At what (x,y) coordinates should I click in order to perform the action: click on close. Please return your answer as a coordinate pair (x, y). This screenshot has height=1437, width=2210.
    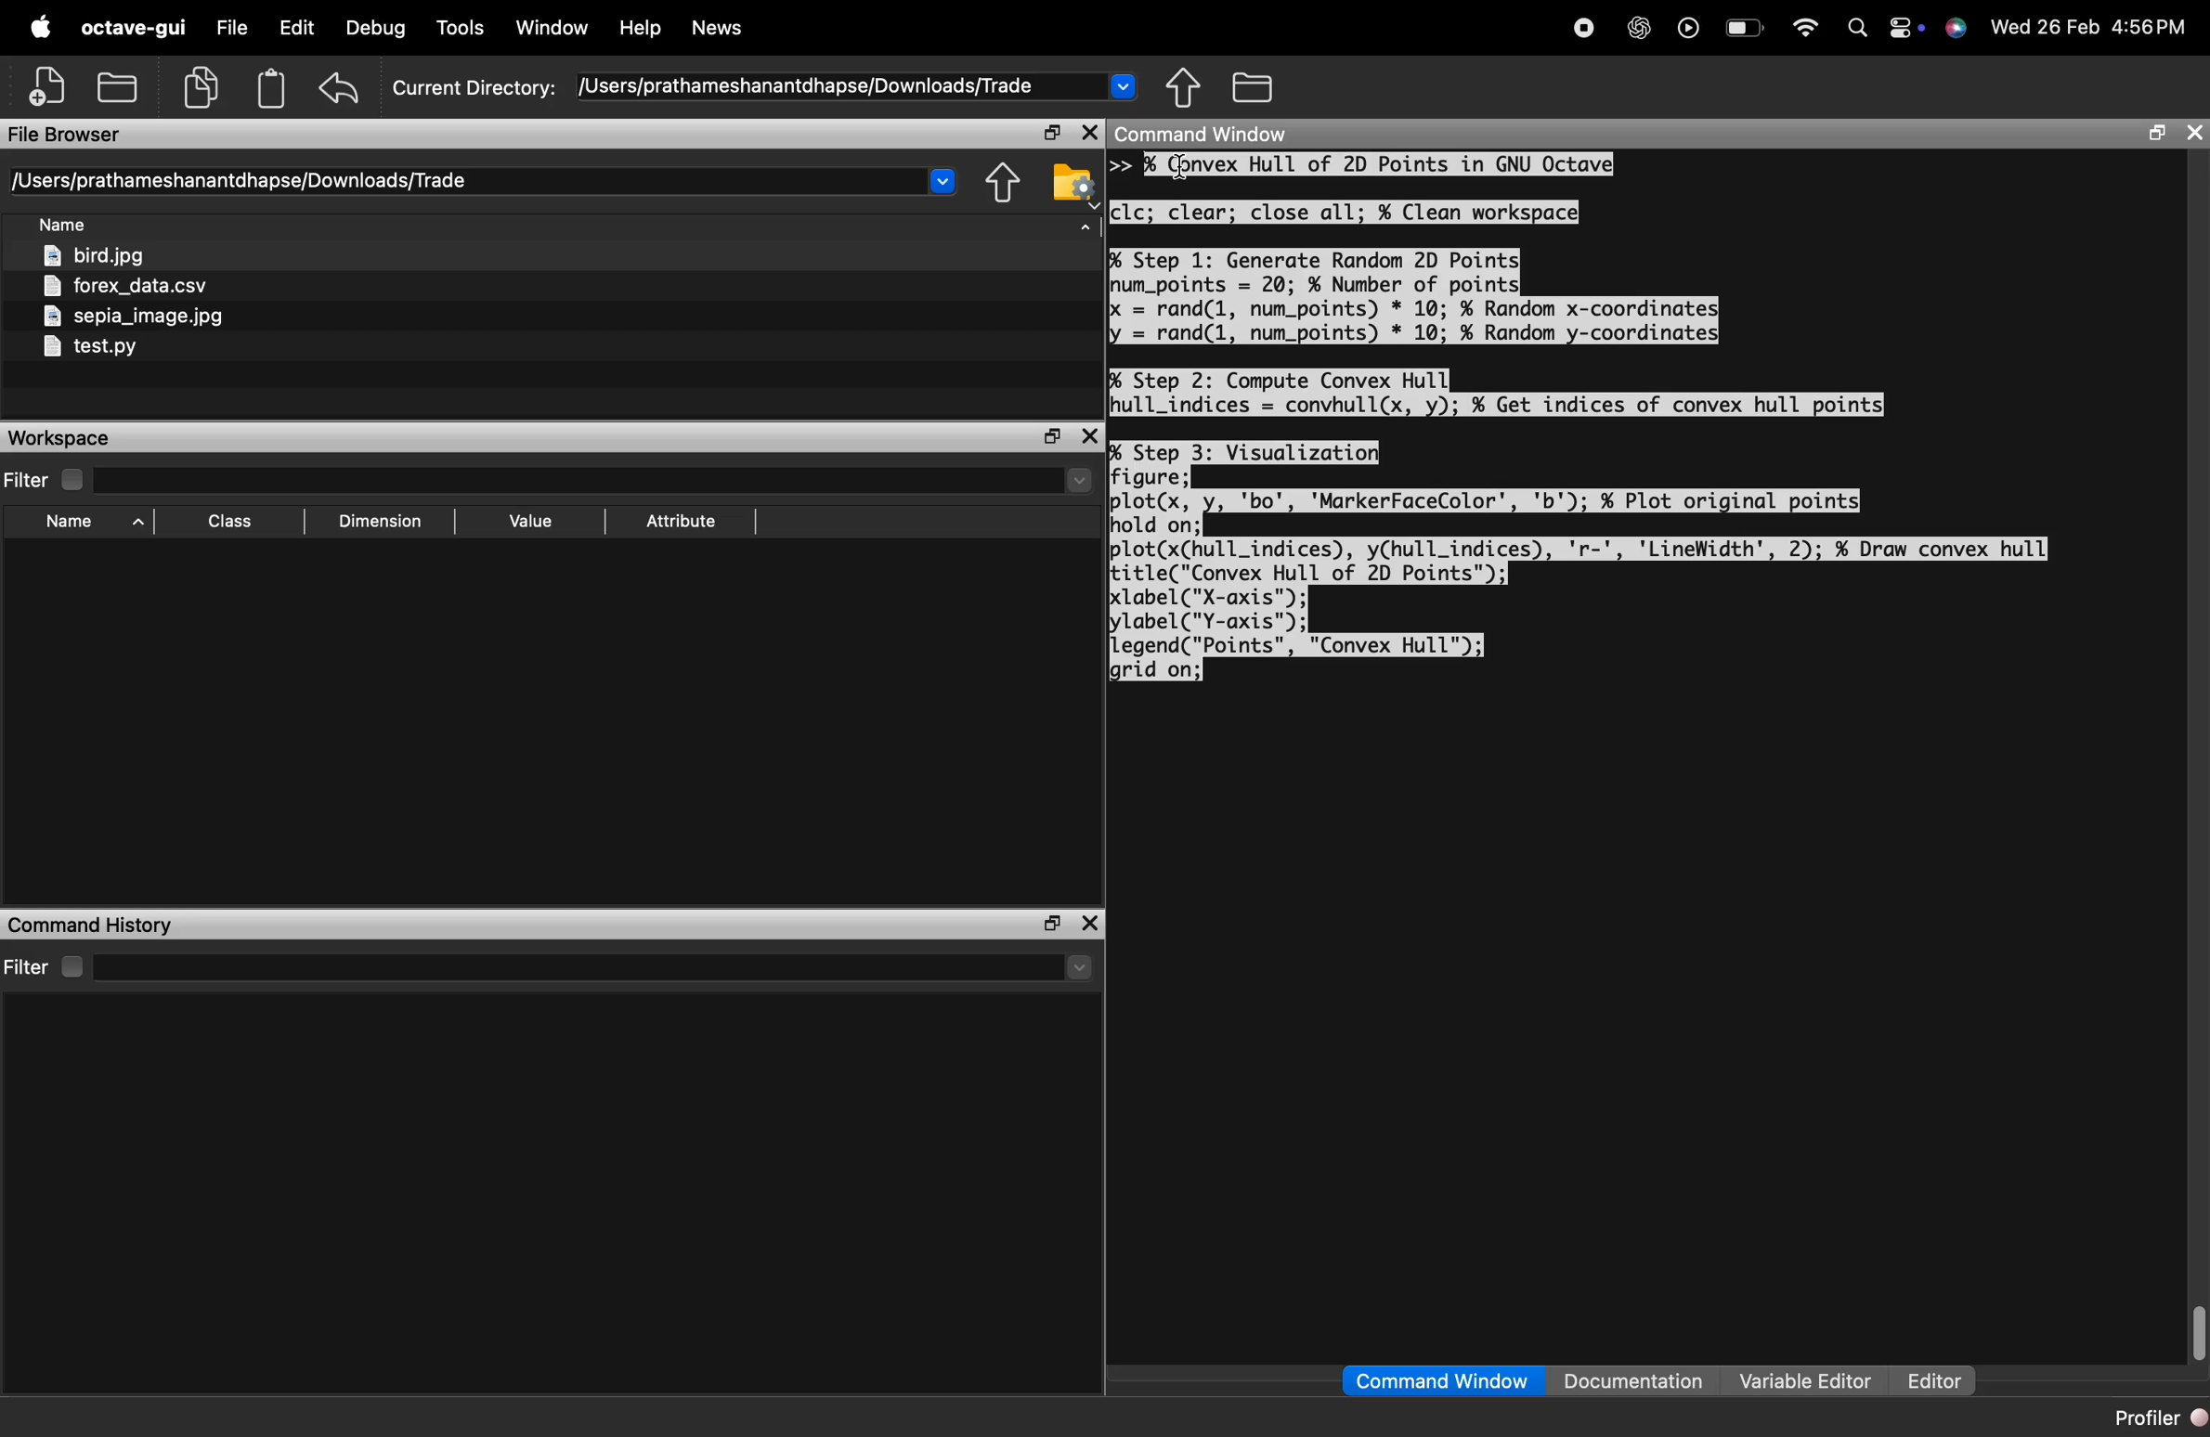
    Looking at the image, I should click on (2197, 133).